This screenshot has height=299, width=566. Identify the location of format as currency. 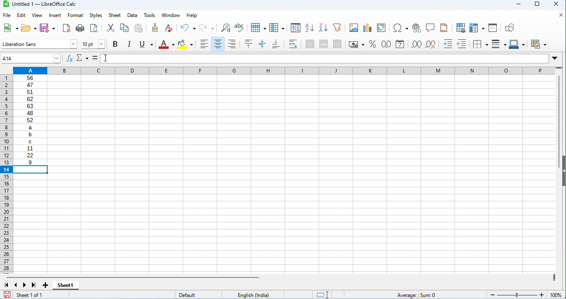
(356, 44).